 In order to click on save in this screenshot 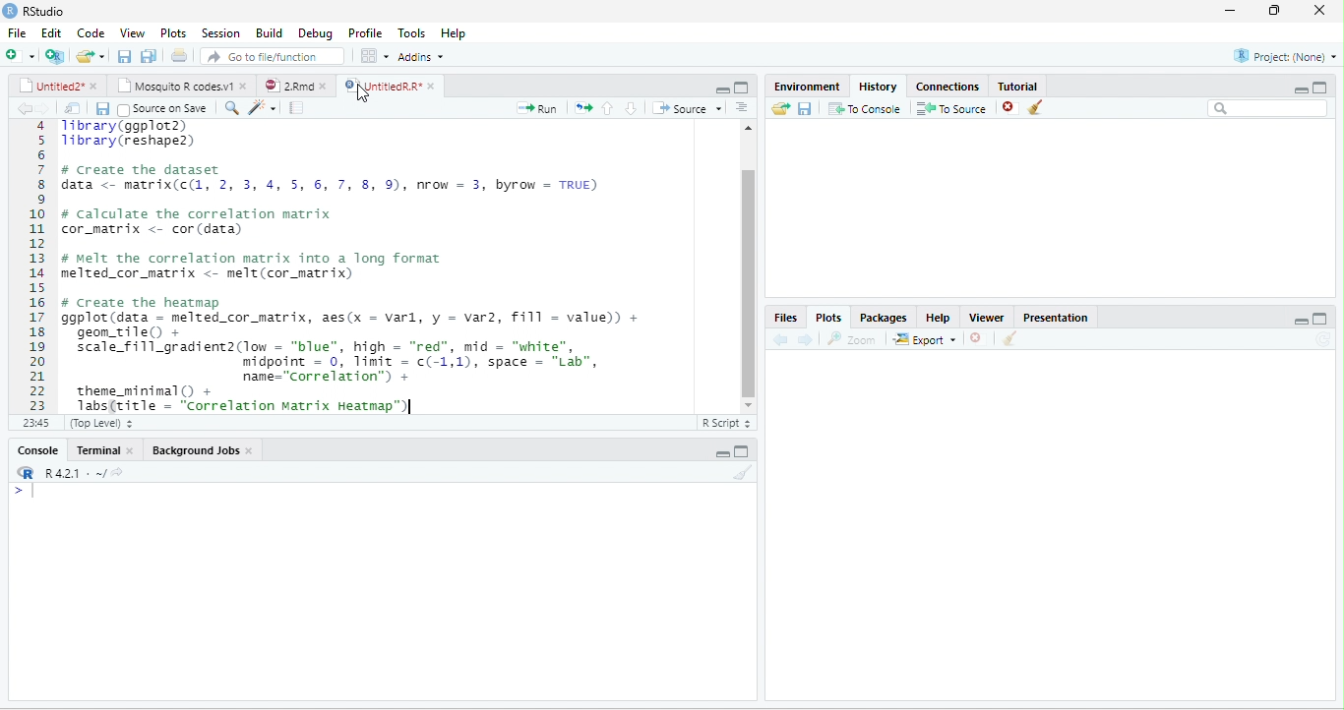, I will do `click(96, 108)`.